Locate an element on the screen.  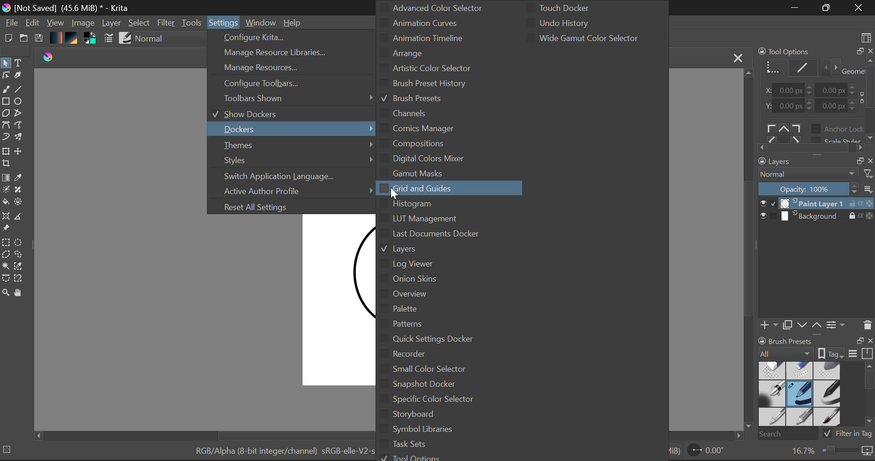
Layers Docket Tab is located at coordinates (815, 162).